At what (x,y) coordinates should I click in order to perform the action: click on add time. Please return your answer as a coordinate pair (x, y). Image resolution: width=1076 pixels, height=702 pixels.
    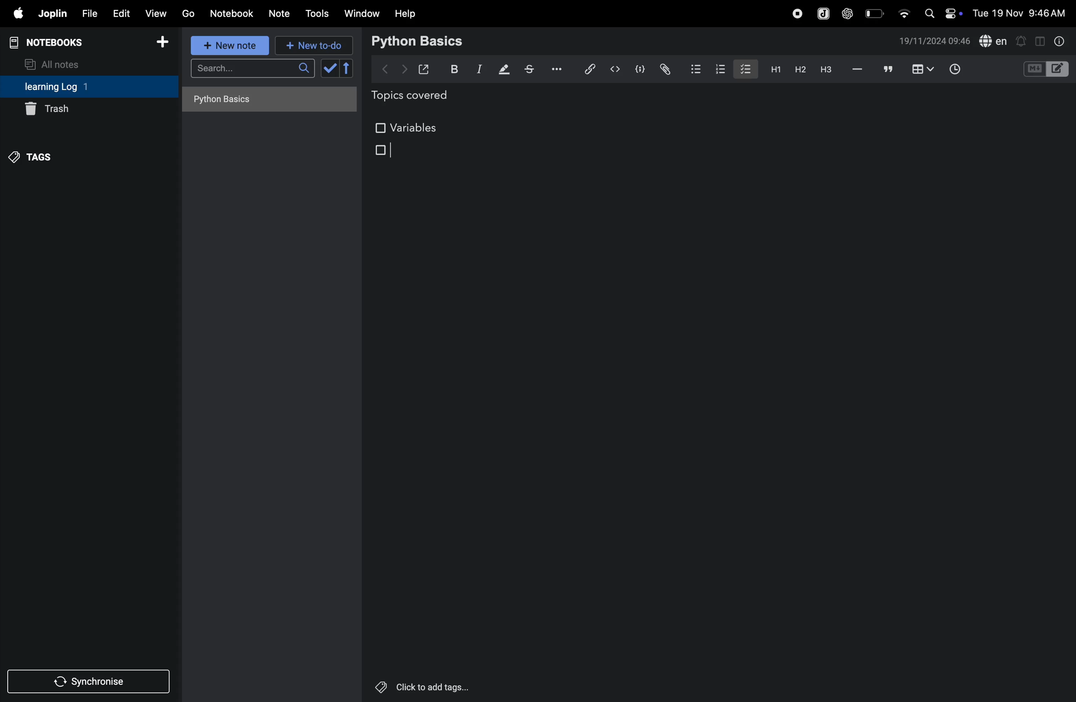
    Looking at the image, I should click on (965, 70).